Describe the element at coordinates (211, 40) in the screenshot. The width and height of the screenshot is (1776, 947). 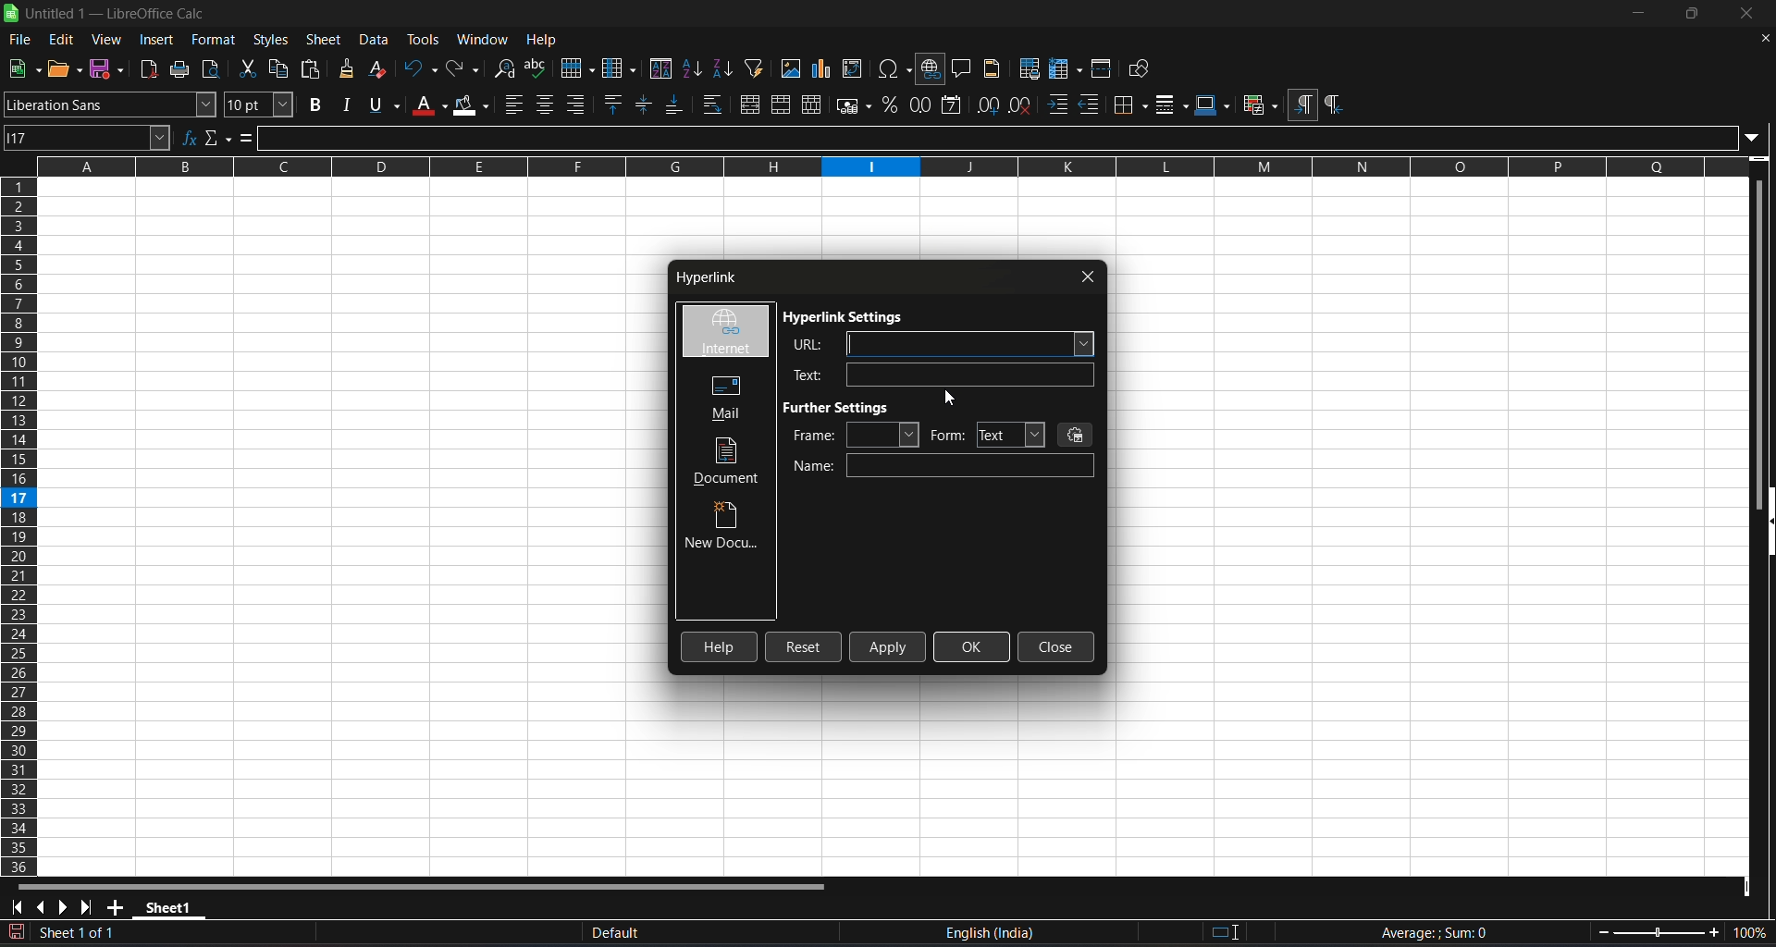
I see `format` at that location.